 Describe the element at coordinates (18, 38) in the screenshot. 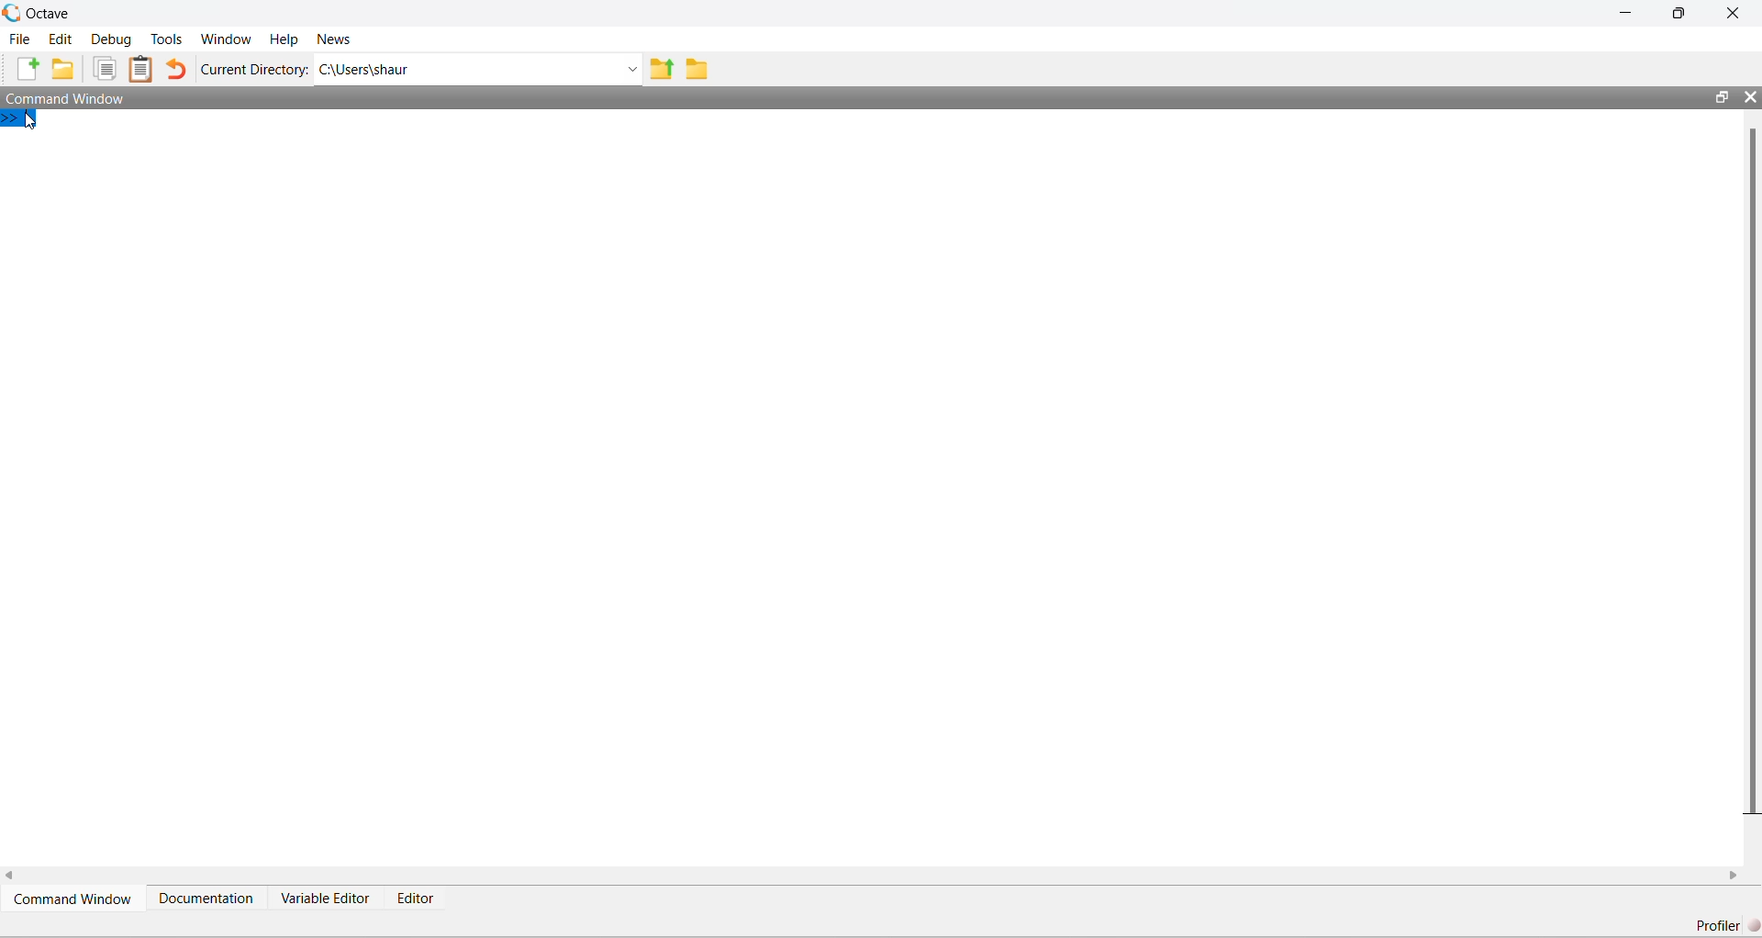

I see `File` at that location.